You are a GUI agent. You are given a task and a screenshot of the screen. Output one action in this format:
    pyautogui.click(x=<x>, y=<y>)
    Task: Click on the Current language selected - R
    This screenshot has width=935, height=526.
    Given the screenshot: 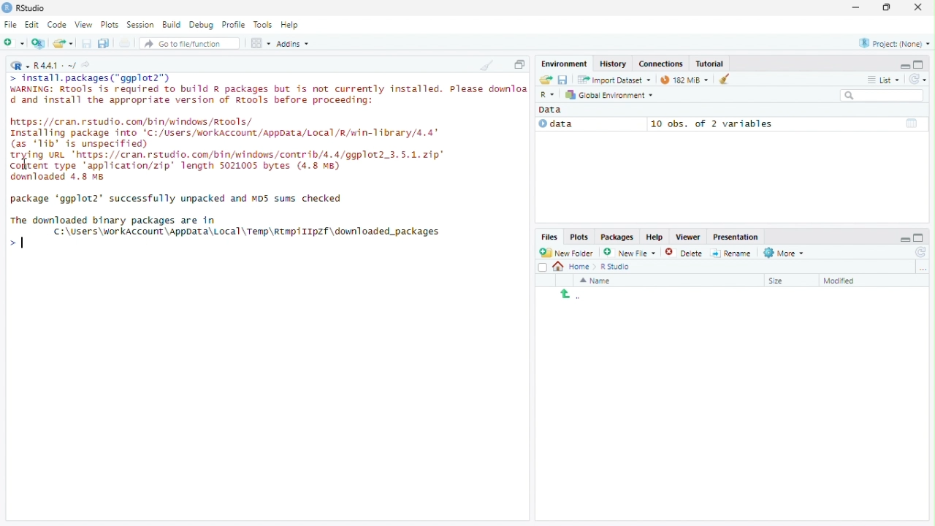 What is the action you would take?
    pyautogui.click(x=18, y=65)
    